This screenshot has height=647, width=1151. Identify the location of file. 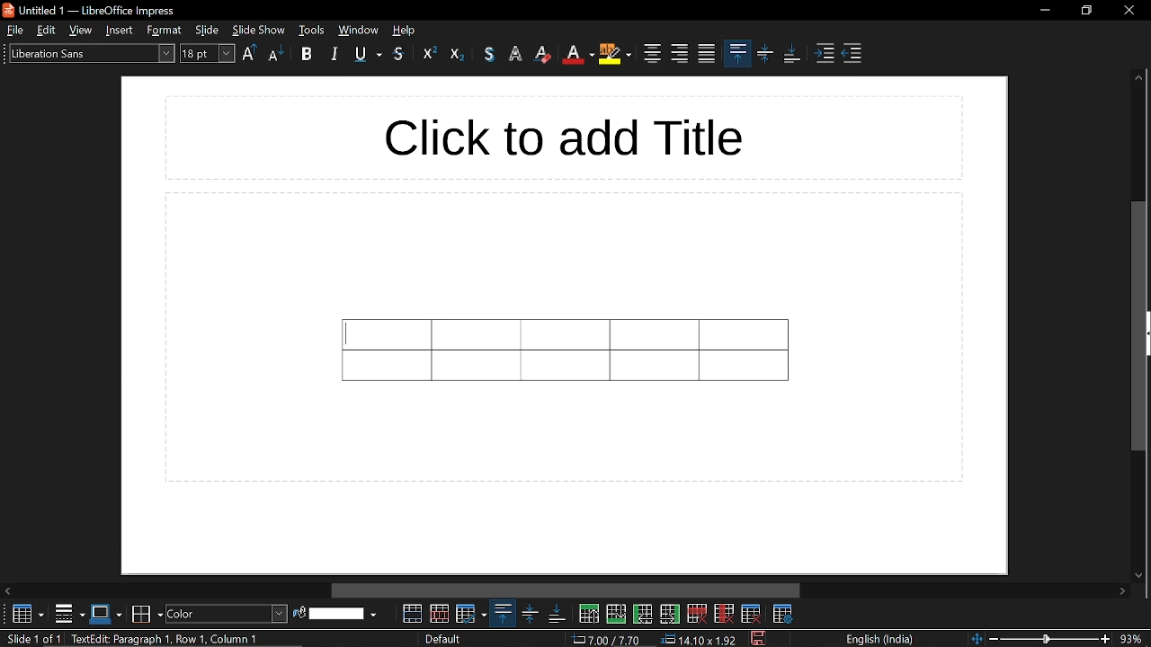
(15, 31).